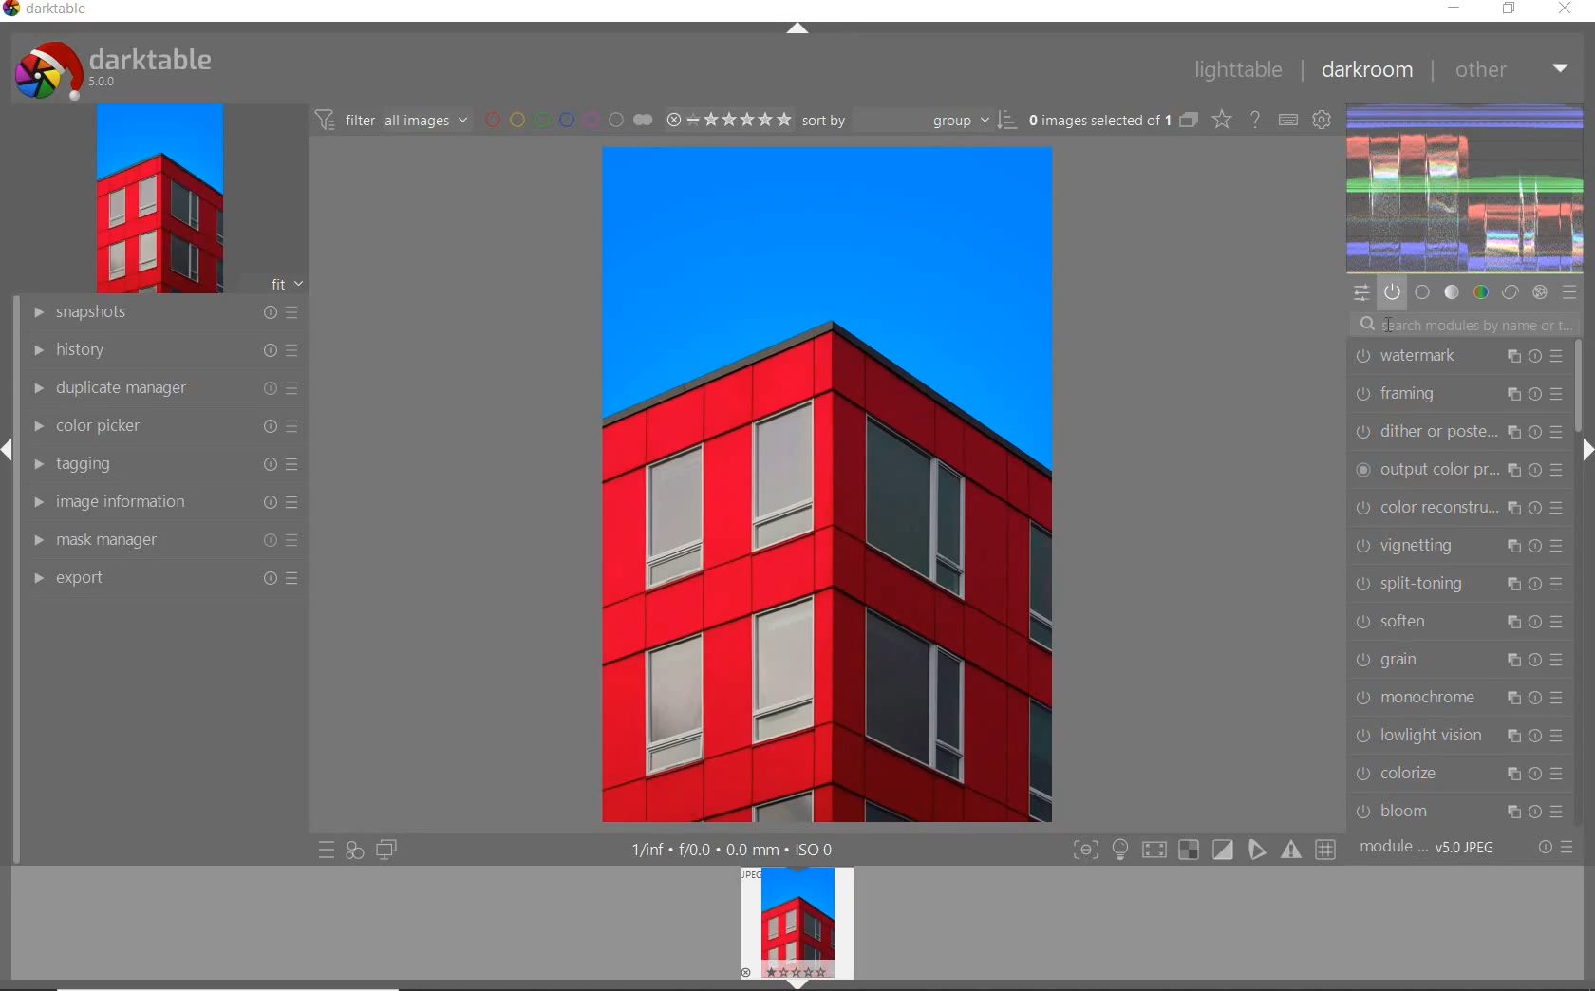 The height and width of the screenshot is (991, 1595). What do you see at coordinates (1586, 449) in the screenshot?
I see `expand/collapse` at bounding box center [1586, 449].